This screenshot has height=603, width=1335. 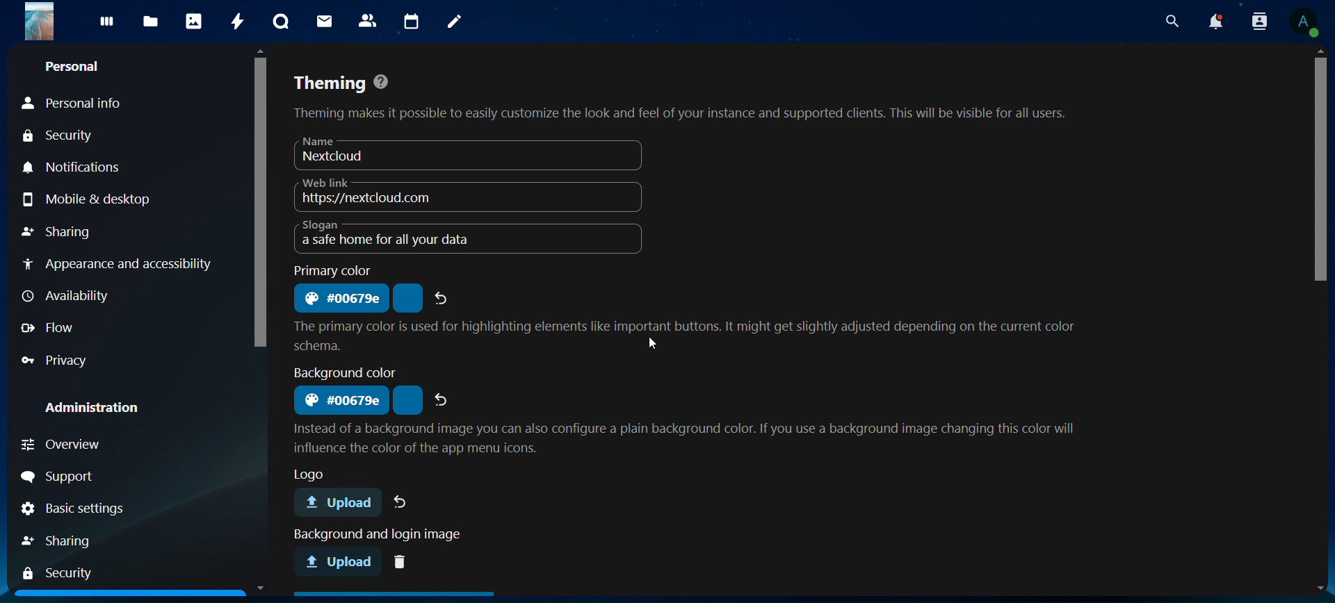 What do you see at coordinates (37, 22) in the screenshot?
I see `logo` at bounding box center [37, 22].